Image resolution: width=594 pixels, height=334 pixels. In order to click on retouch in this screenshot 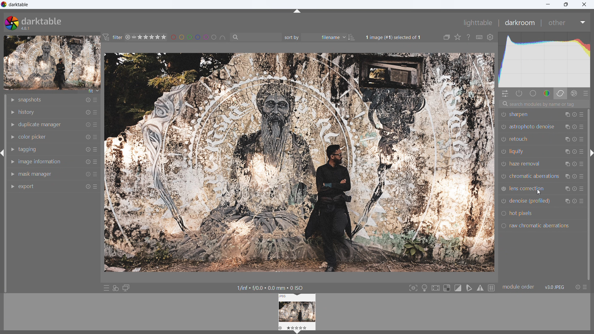, I will do `click(519, 139)`.